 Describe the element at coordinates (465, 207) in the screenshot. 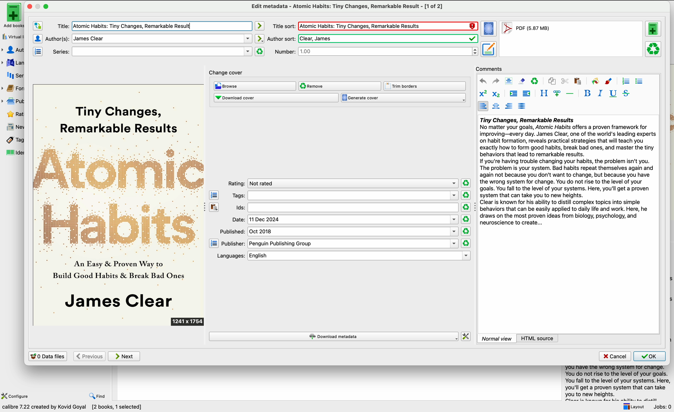

I see `clear rating` at that location.